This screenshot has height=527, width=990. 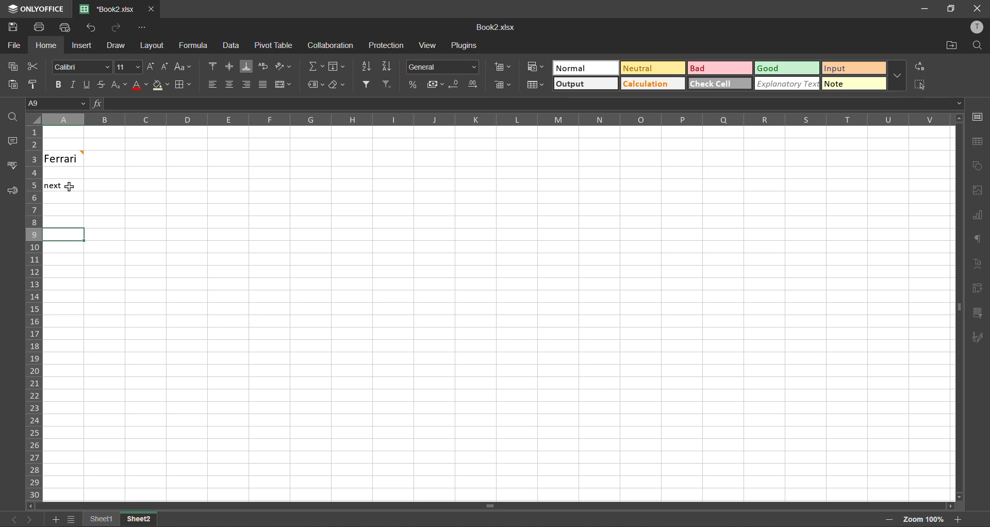 I want to click on good, so click(x=784, y=68).